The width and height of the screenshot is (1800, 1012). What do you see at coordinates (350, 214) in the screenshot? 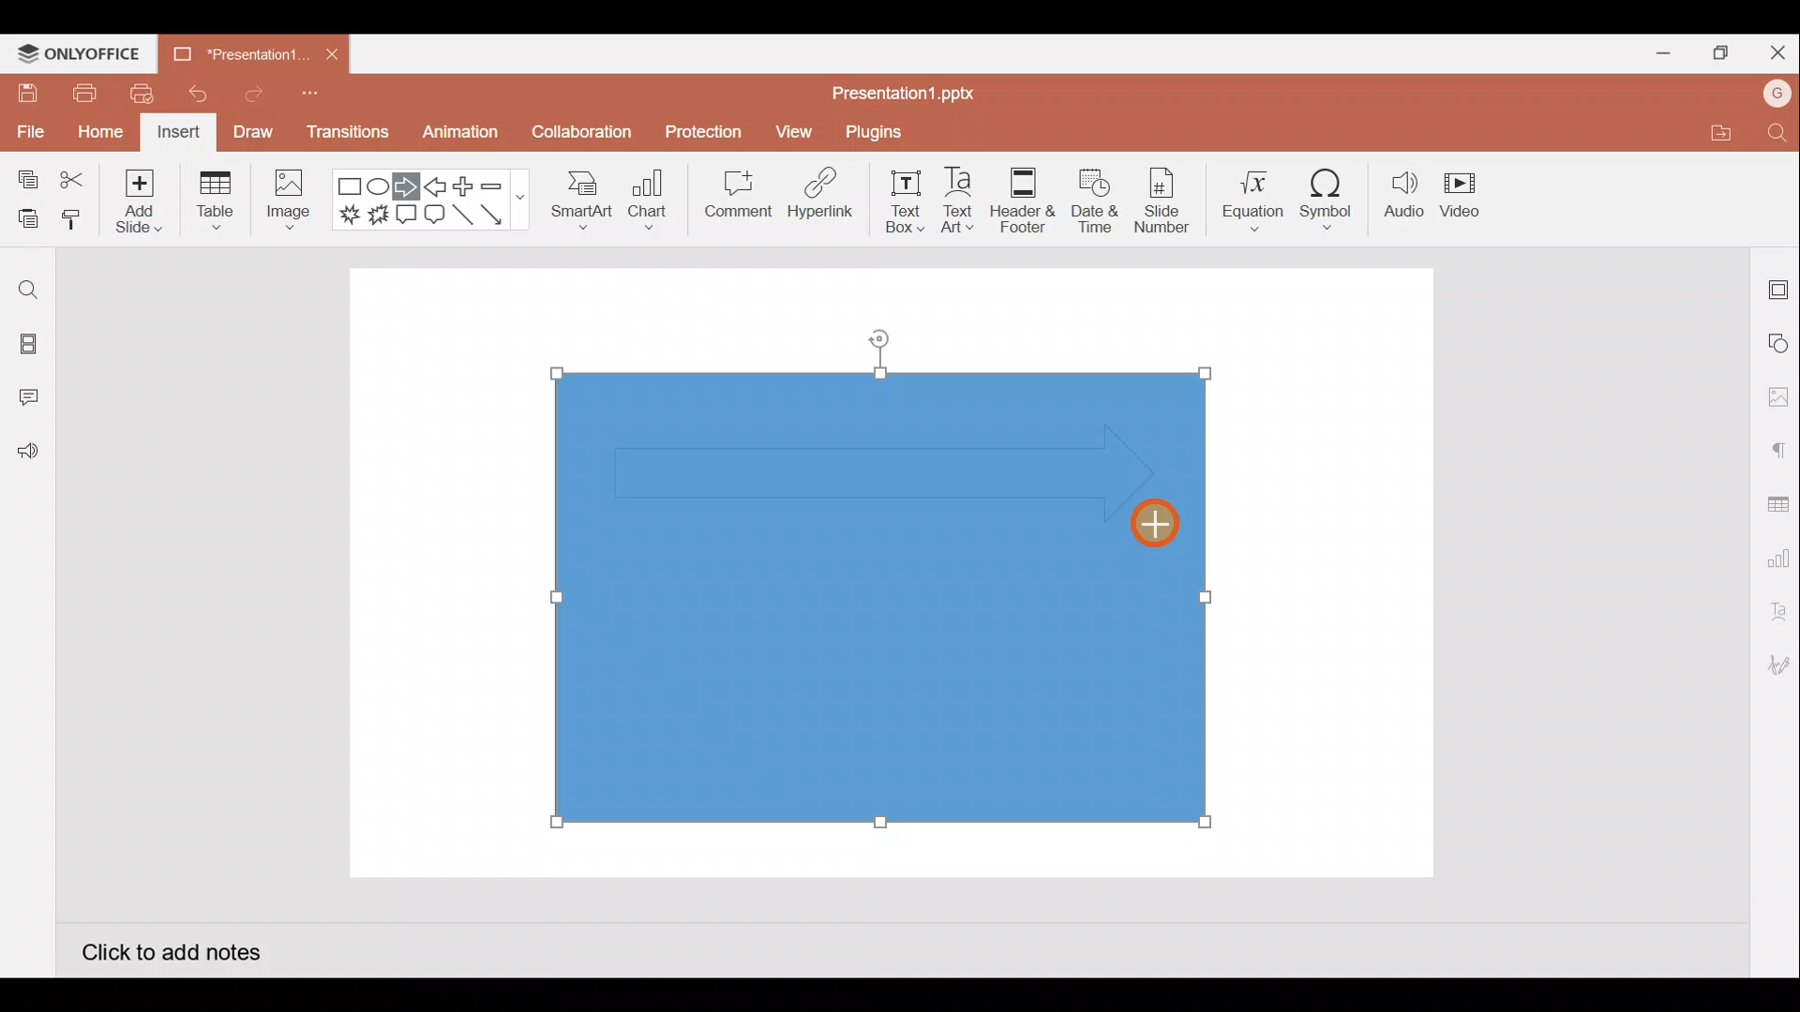
I see `Explosion 1` at bounding box center [350, 214].